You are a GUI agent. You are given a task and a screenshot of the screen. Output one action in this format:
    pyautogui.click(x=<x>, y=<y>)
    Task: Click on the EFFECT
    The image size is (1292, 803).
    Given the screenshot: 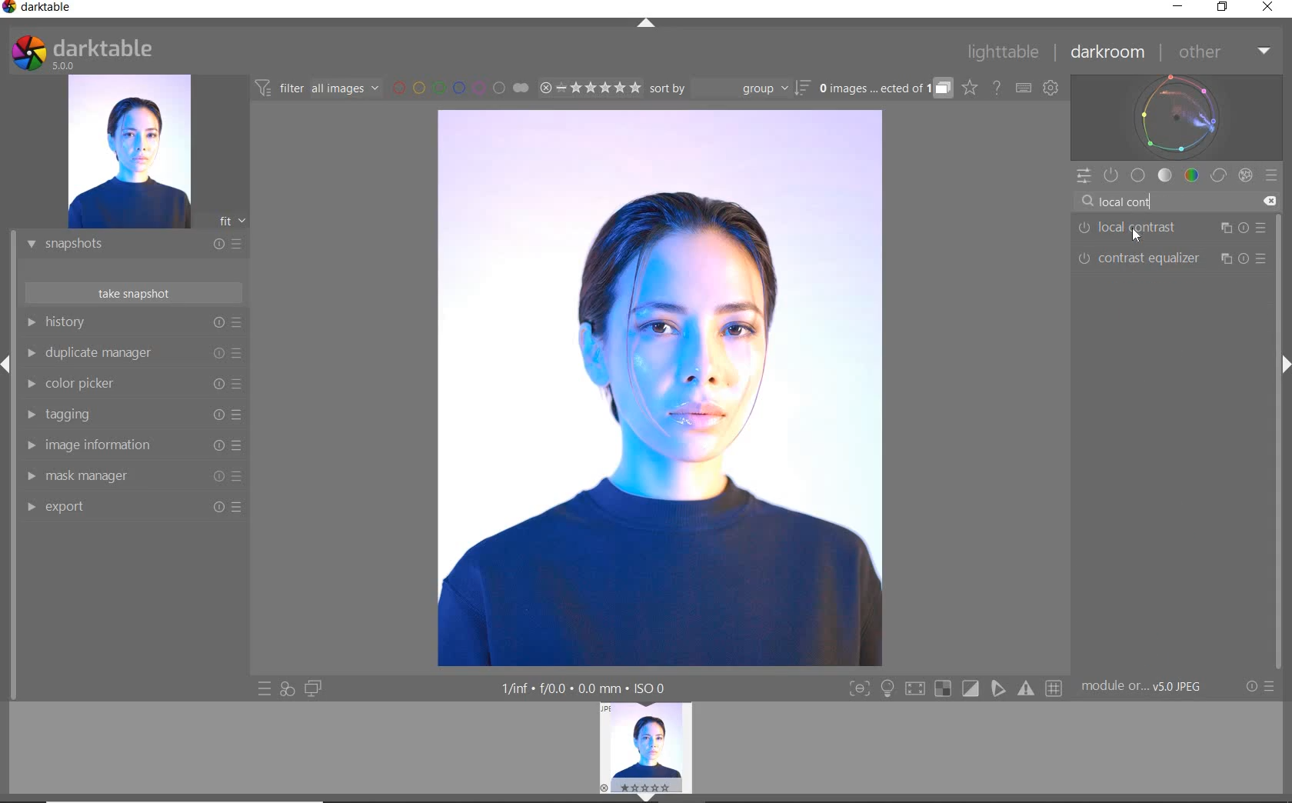 What is the action you would take?
    pyautogui.click(x=1245, y=175)
    